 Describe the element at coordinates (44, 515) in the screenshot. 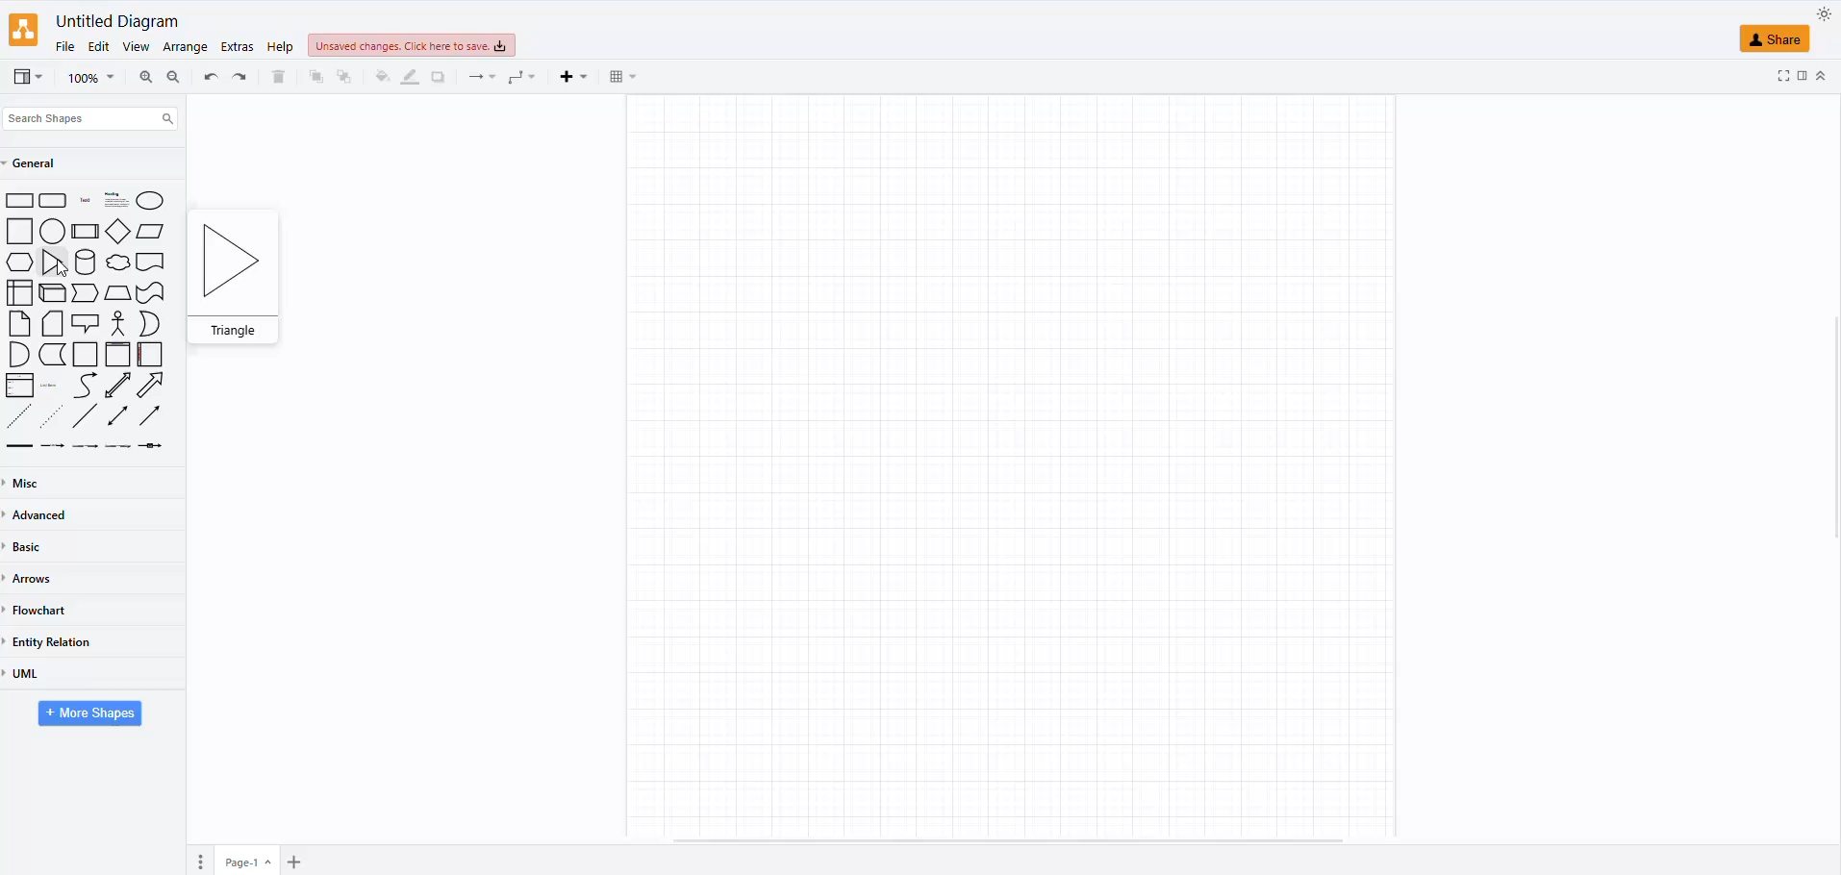

I see `advanced` at that location.